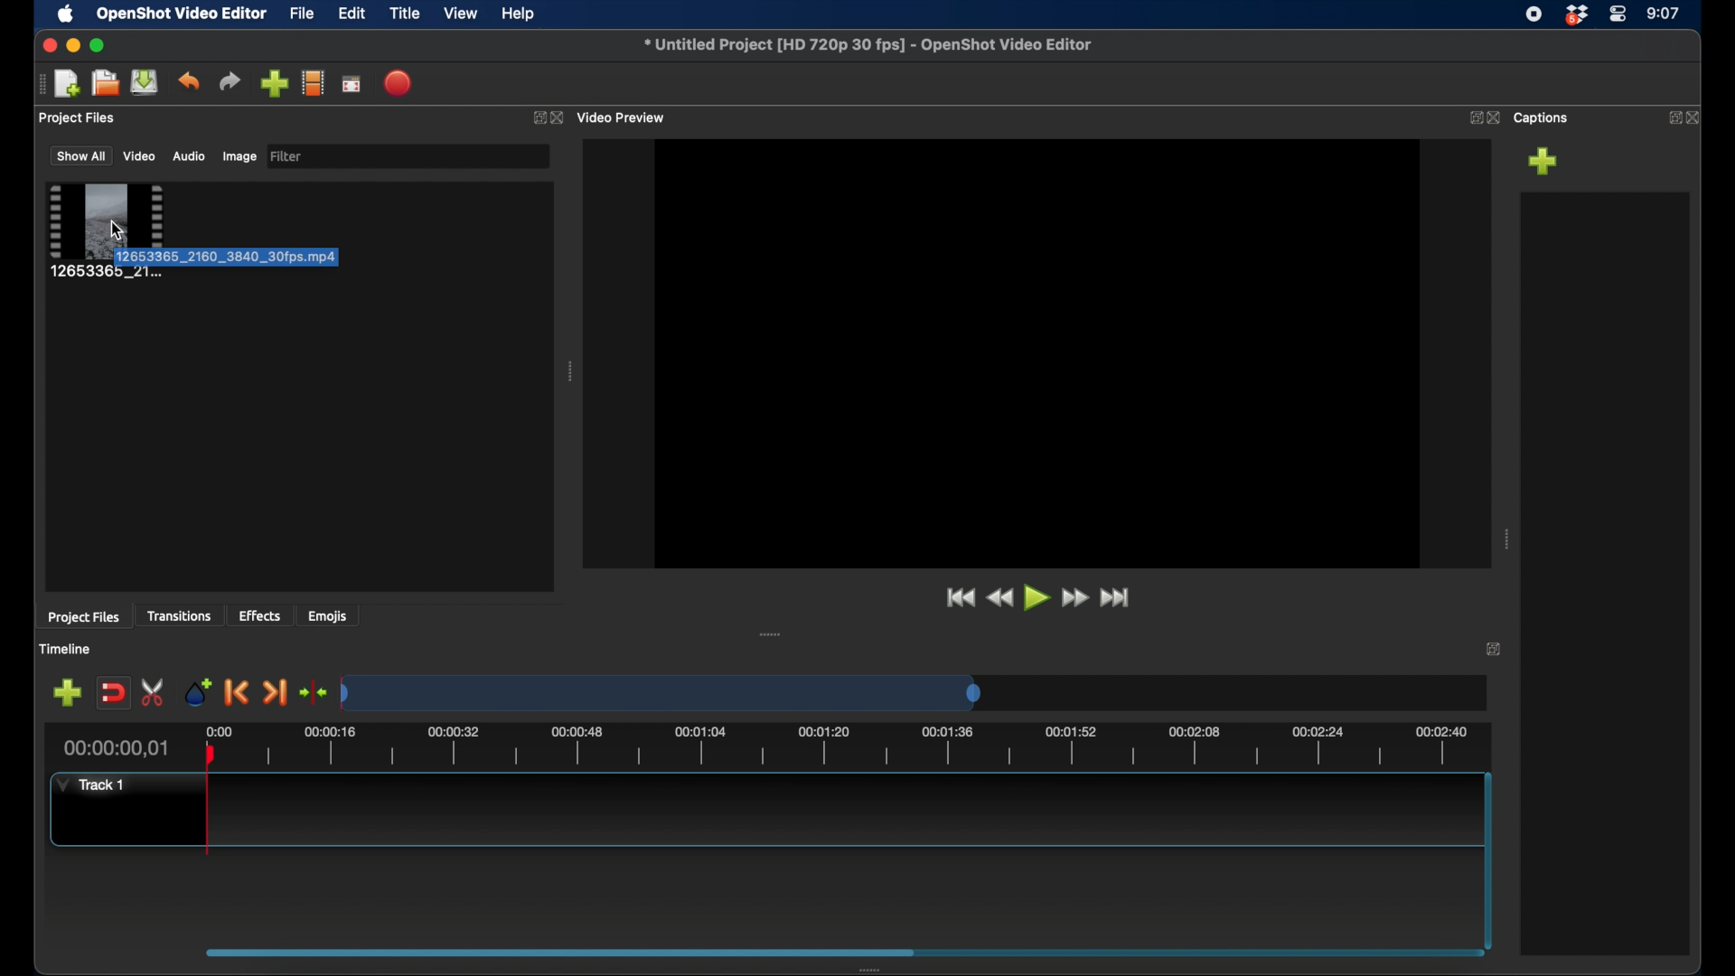 The height and width of the screenshot is (976, 1735). Describe the element at coordinates (112, 693) in the screenshot. I see `disable snapping` at that location.